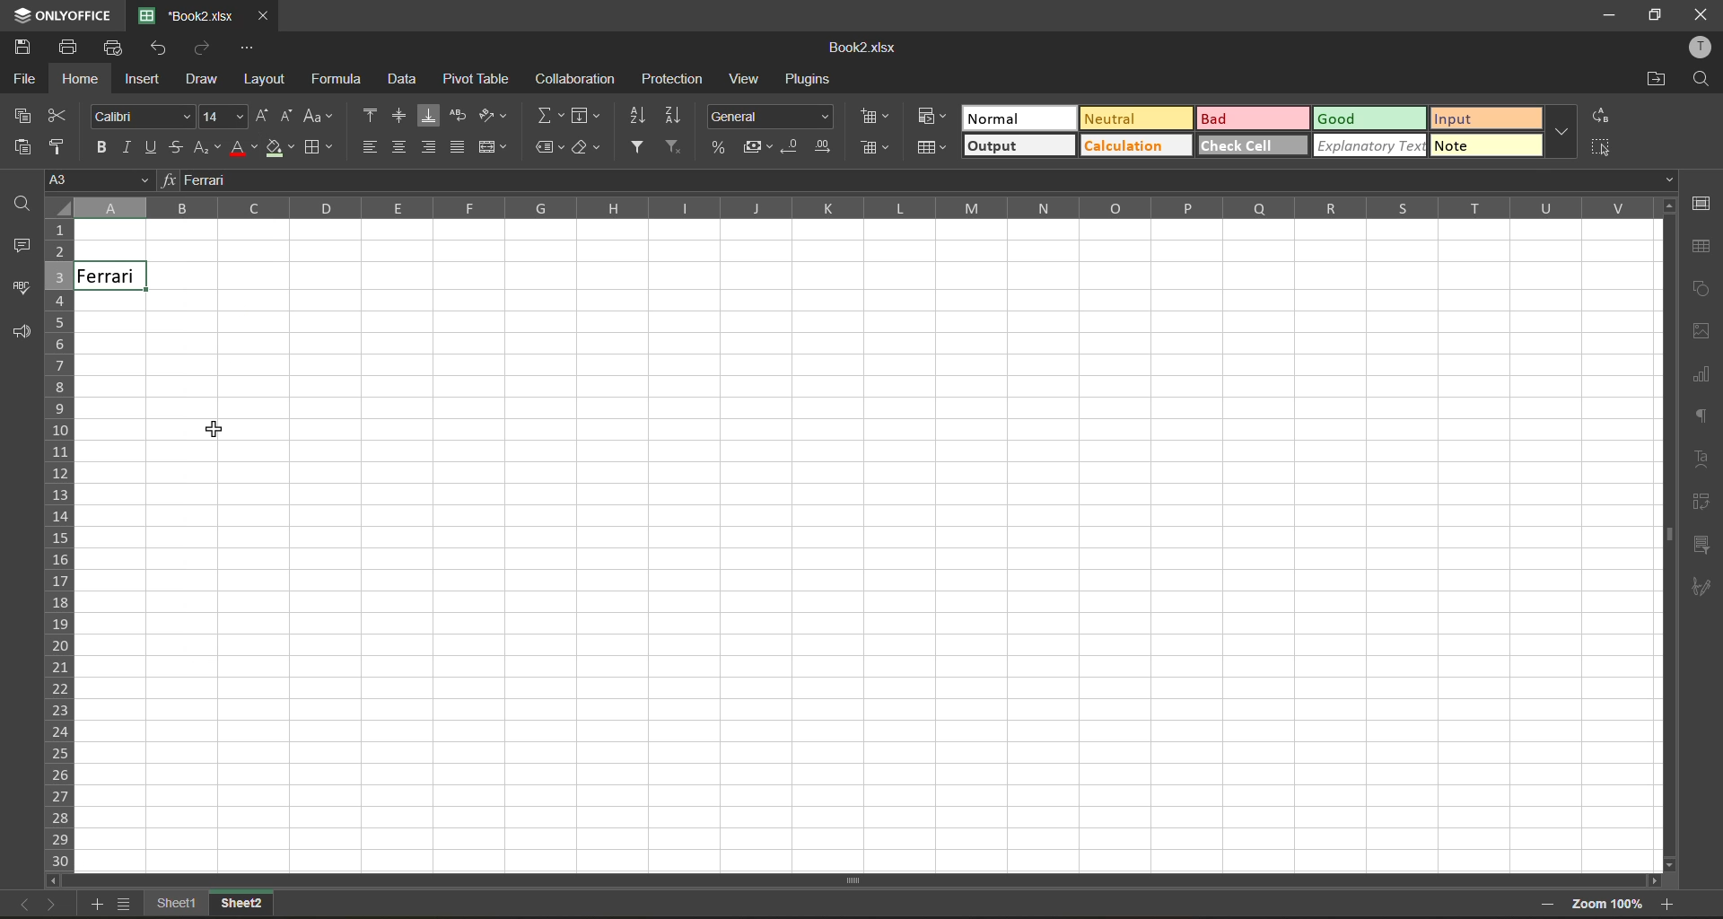 This screenshot has height=919, width=1723. I want to click on images, so click(1702, 331).